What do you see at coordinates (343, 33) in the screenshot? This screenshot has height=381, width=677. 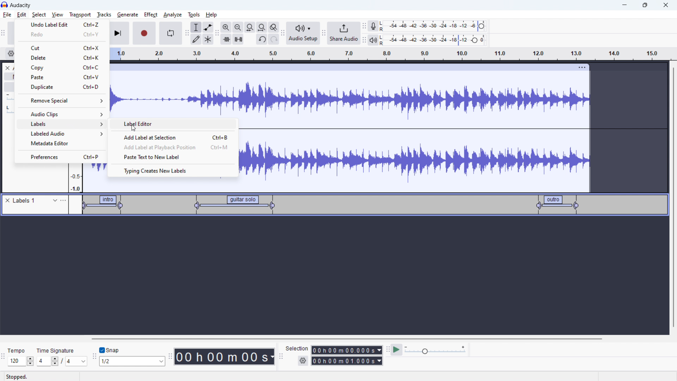 I see `share audio` at bounding box center [343, 33].